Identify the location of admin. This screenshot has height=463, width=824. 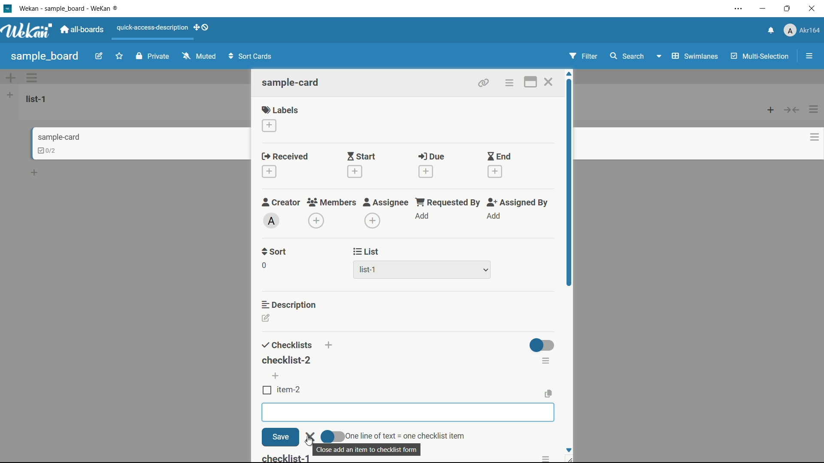
(272, 221).